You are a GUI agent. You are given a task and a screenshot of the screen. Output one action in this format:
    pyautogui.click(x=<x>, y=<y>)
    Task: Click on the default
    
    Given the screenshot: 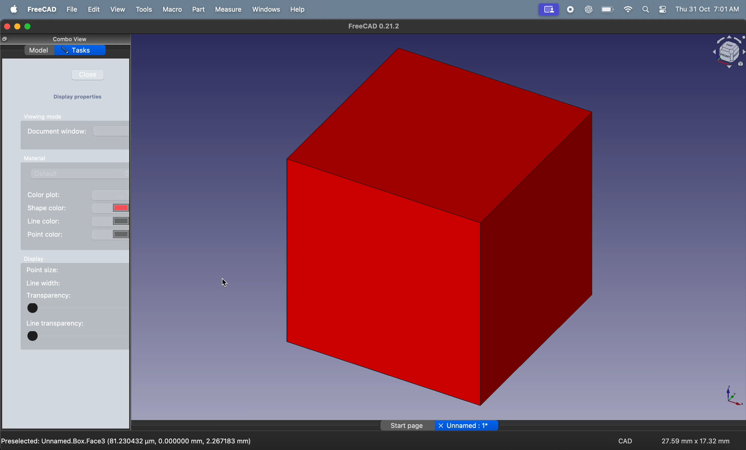 What is the action you would take?
    pyautogui.click(x=82, y=173)
    